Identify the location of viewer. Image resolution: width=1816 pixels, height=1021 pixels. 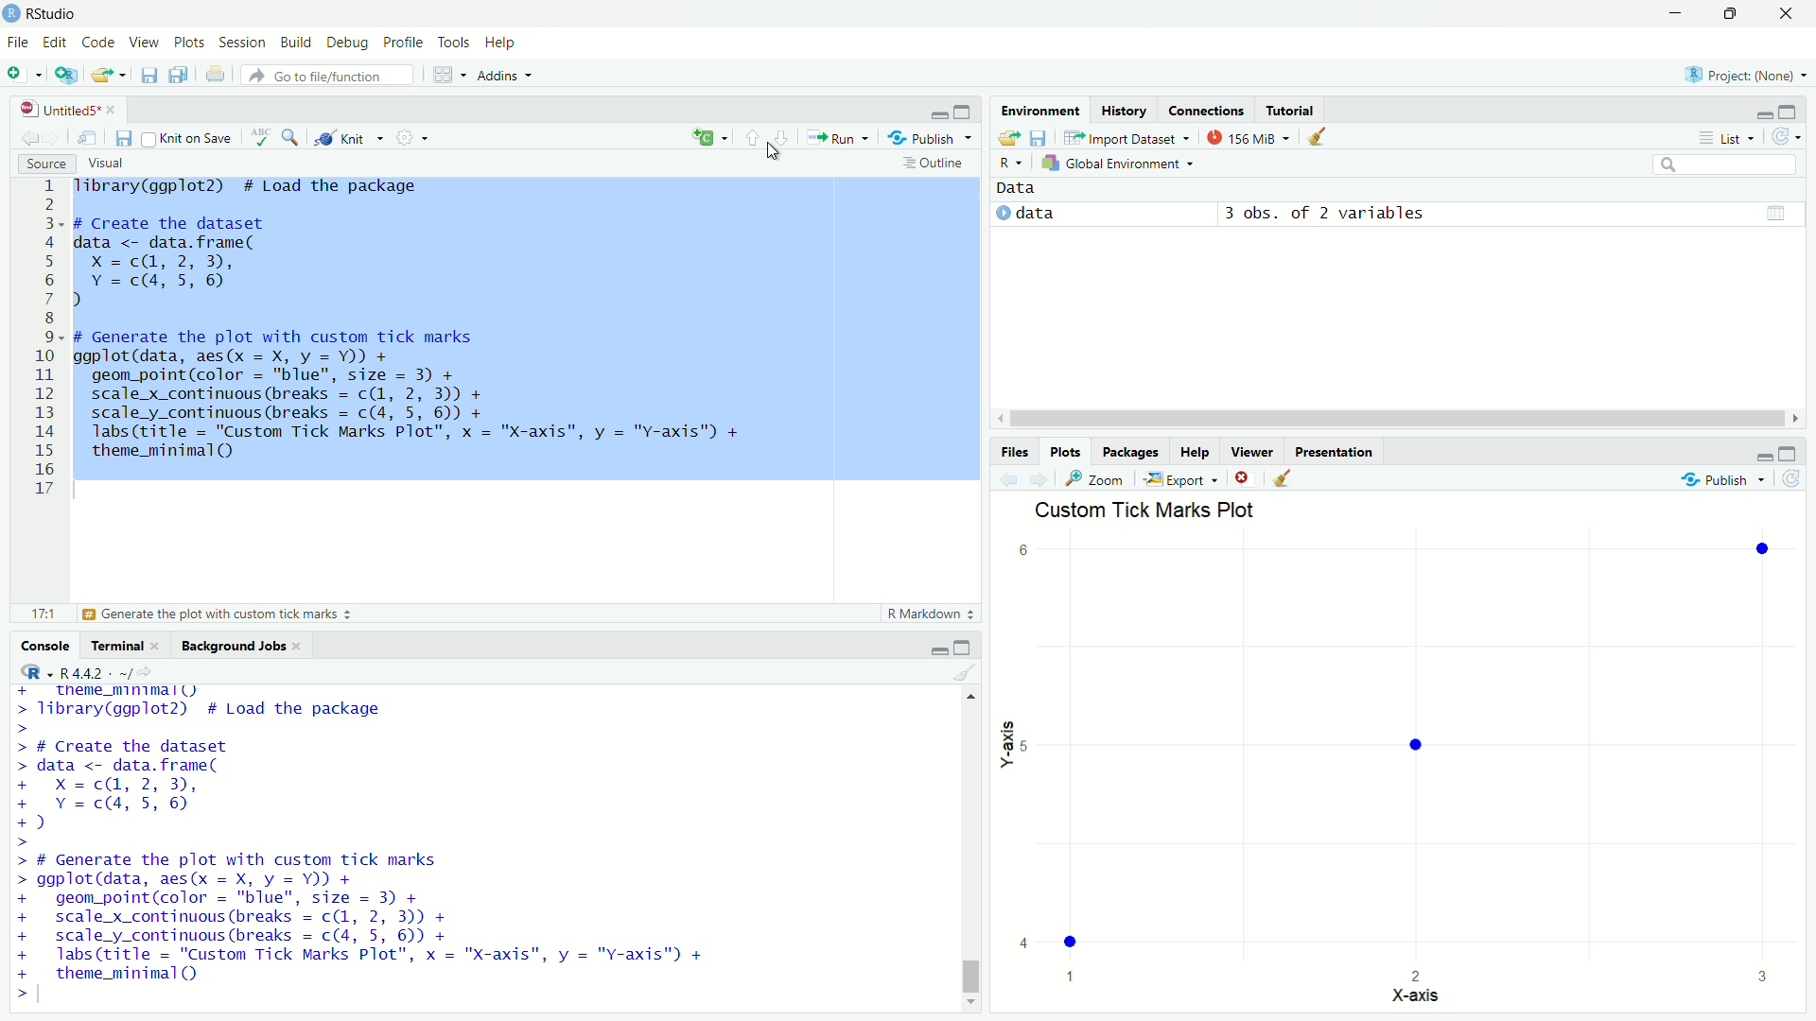
(1253, 450).